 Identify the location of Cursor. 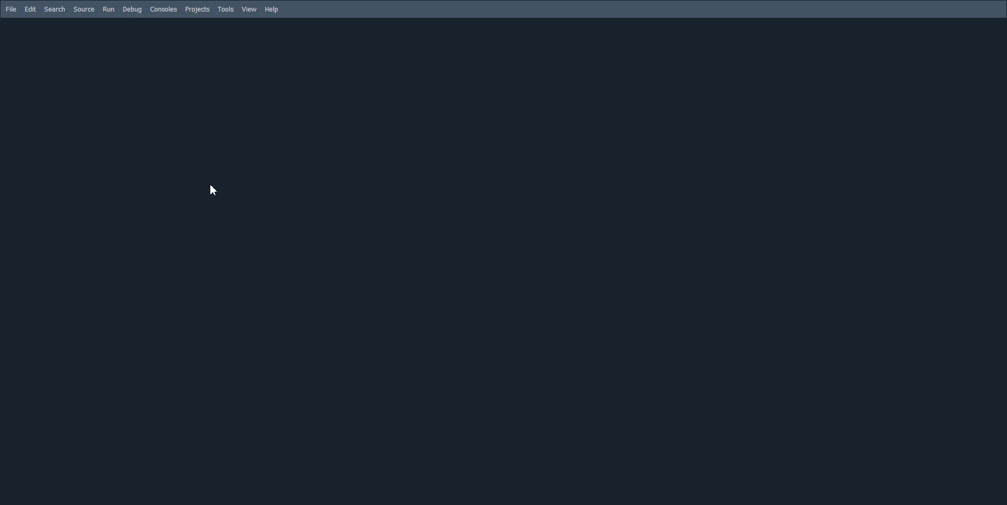
(215, 190).